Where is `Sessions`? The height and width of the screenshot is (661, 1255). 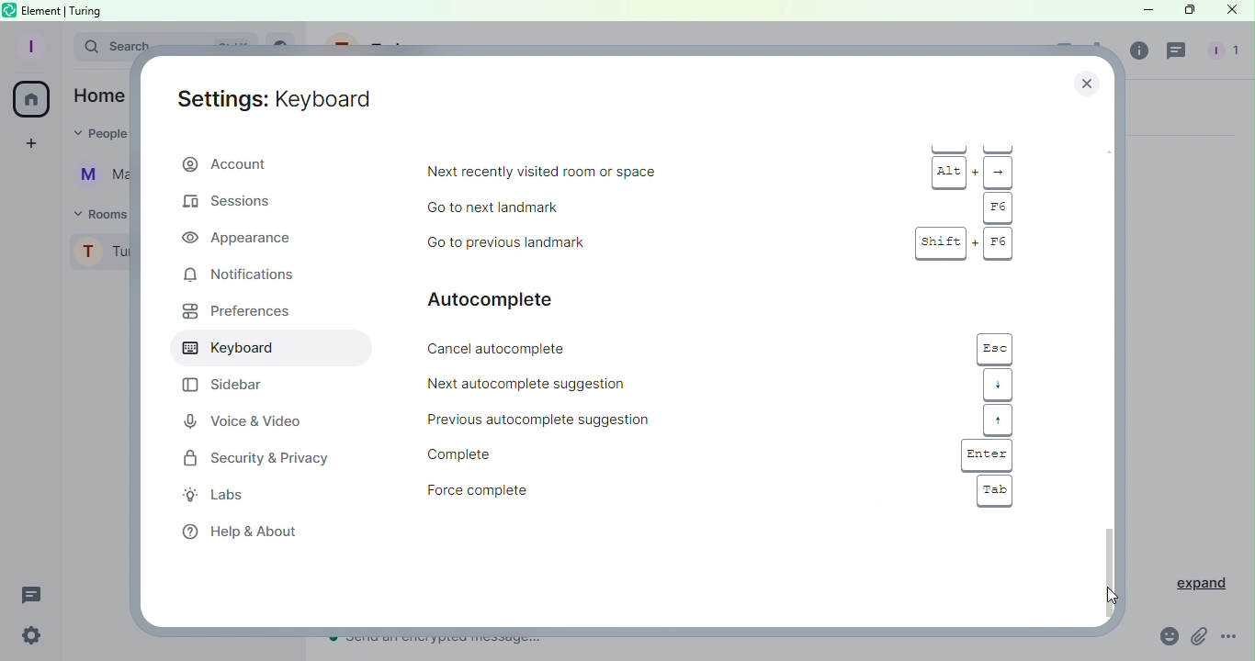 Sessions is located at coordinates (237, 205).